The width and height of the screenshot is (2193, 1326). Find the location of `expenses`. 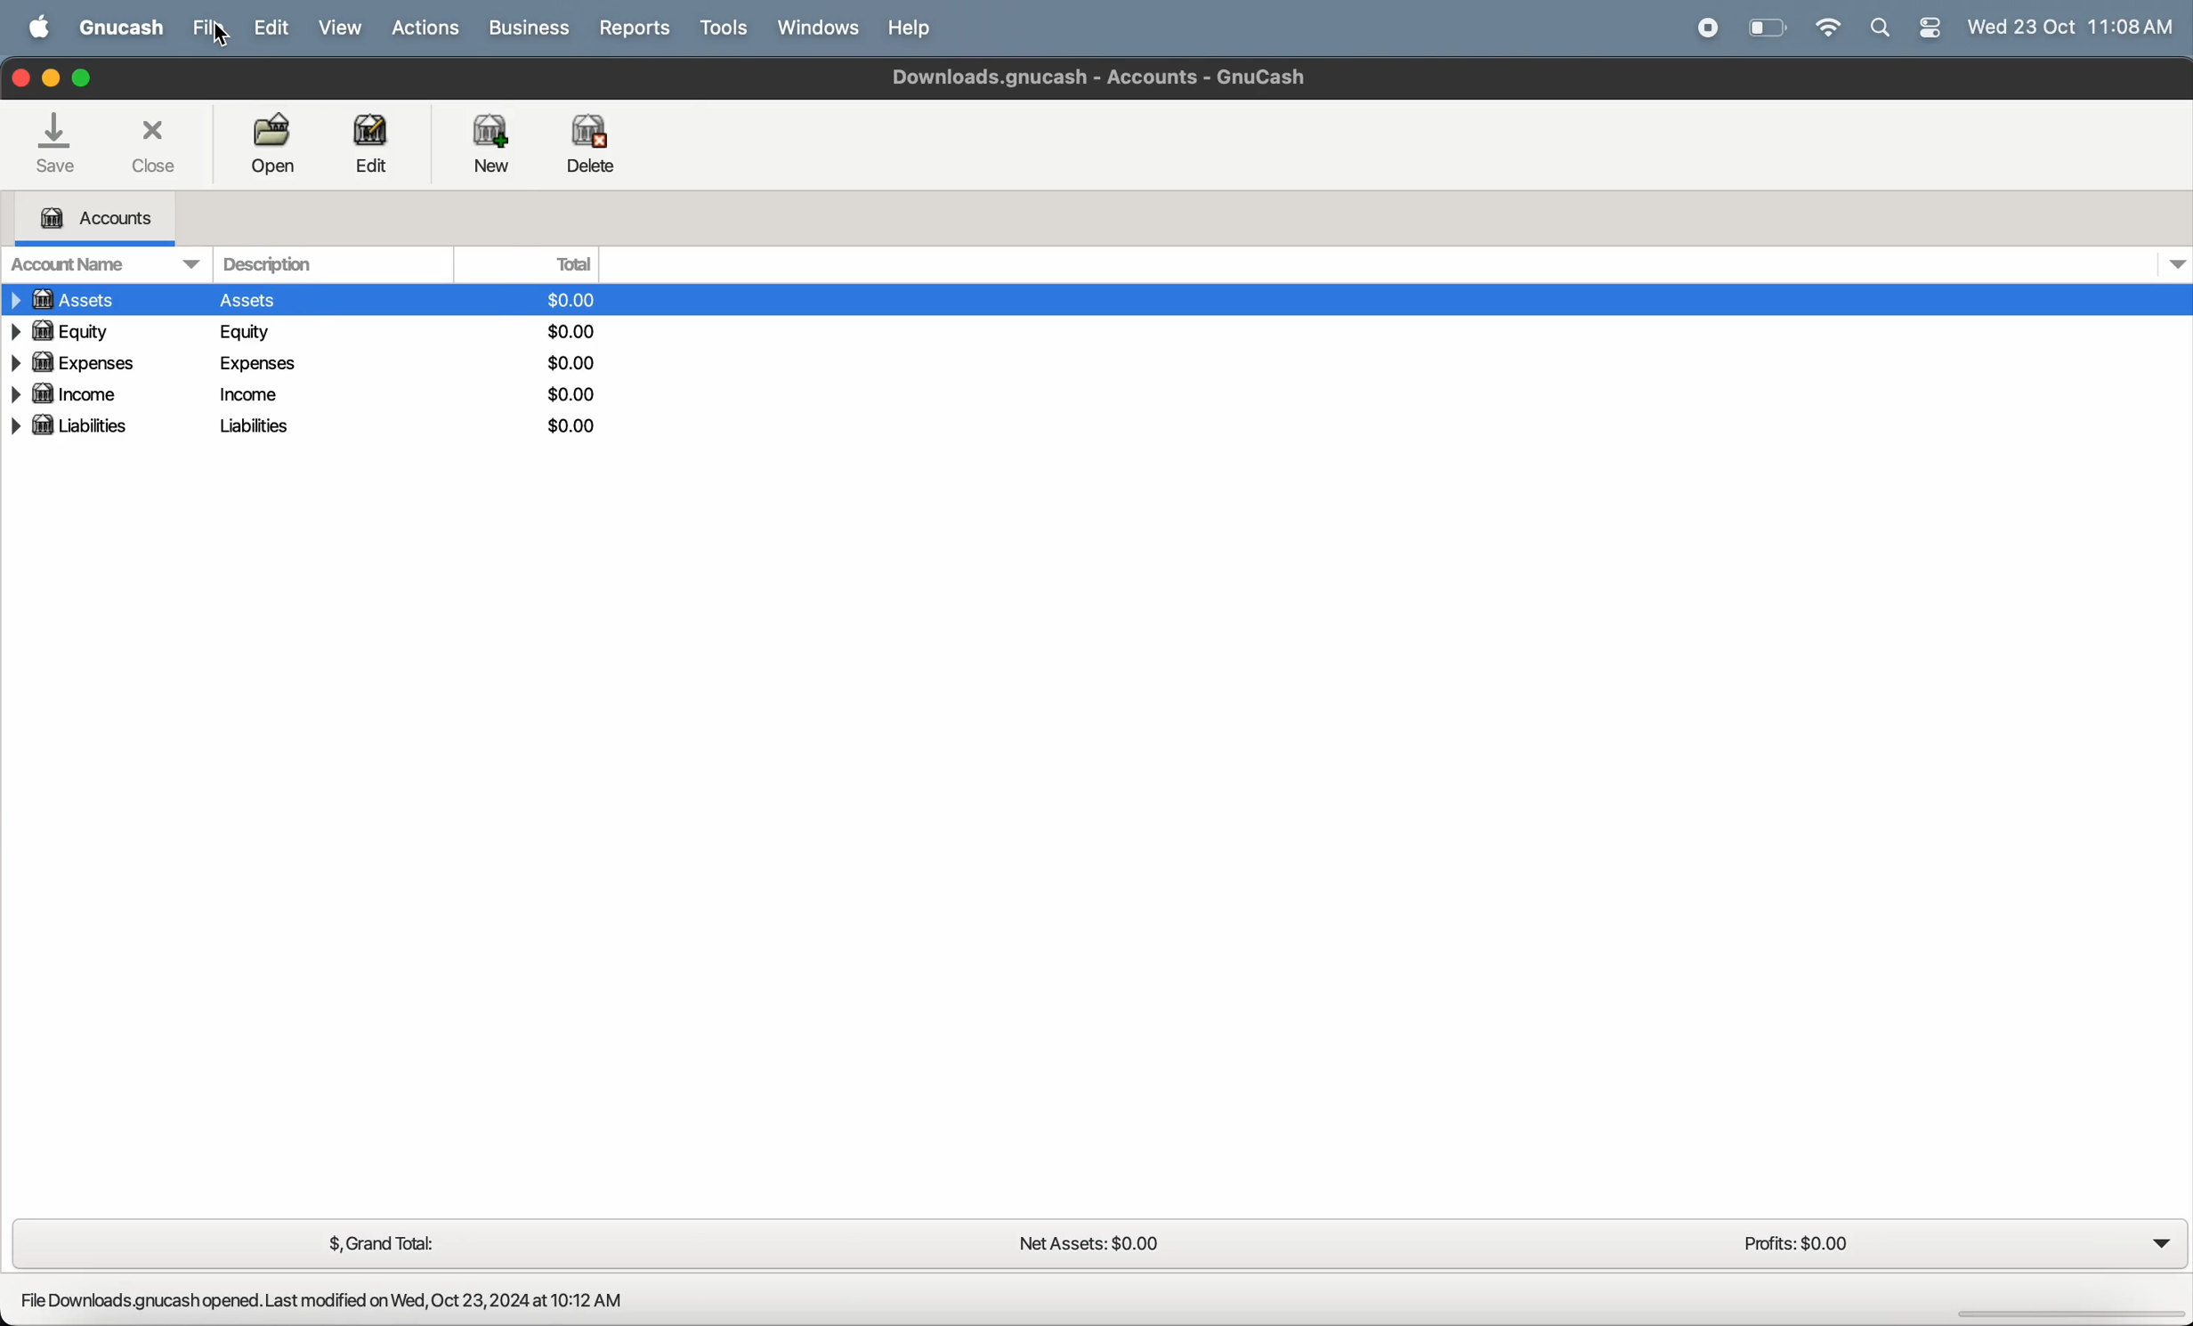

expenses is located at coordinates (263, 367).